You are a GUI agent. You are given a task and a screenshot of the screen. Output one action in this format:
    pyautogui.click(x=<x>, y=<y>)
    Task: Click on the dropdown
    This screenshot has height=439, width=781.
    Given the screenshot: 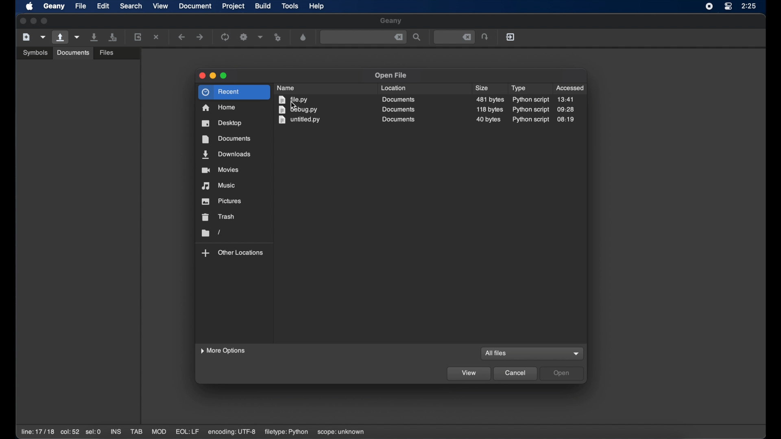 What is the action you would take?
    pyautogui.click(x=576, y=354)
    